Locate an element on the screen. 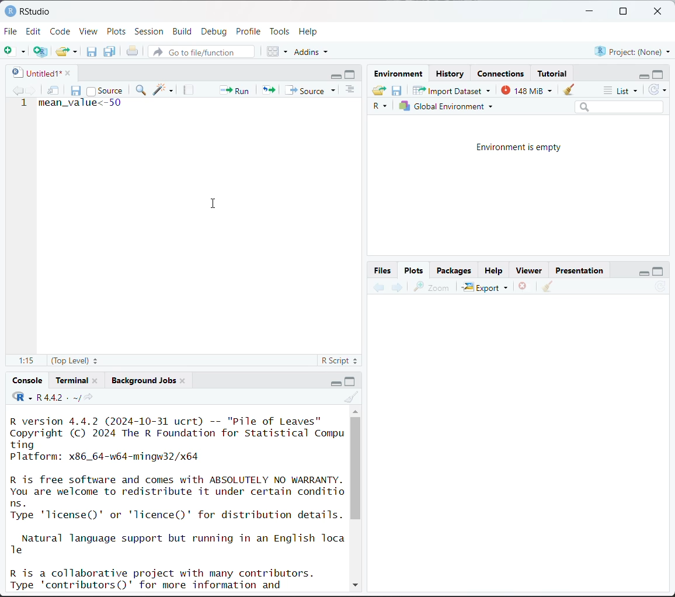 Image resolution: width=675 pixels, height=597 pixels. Terminal is located at coordinates (73, 379).